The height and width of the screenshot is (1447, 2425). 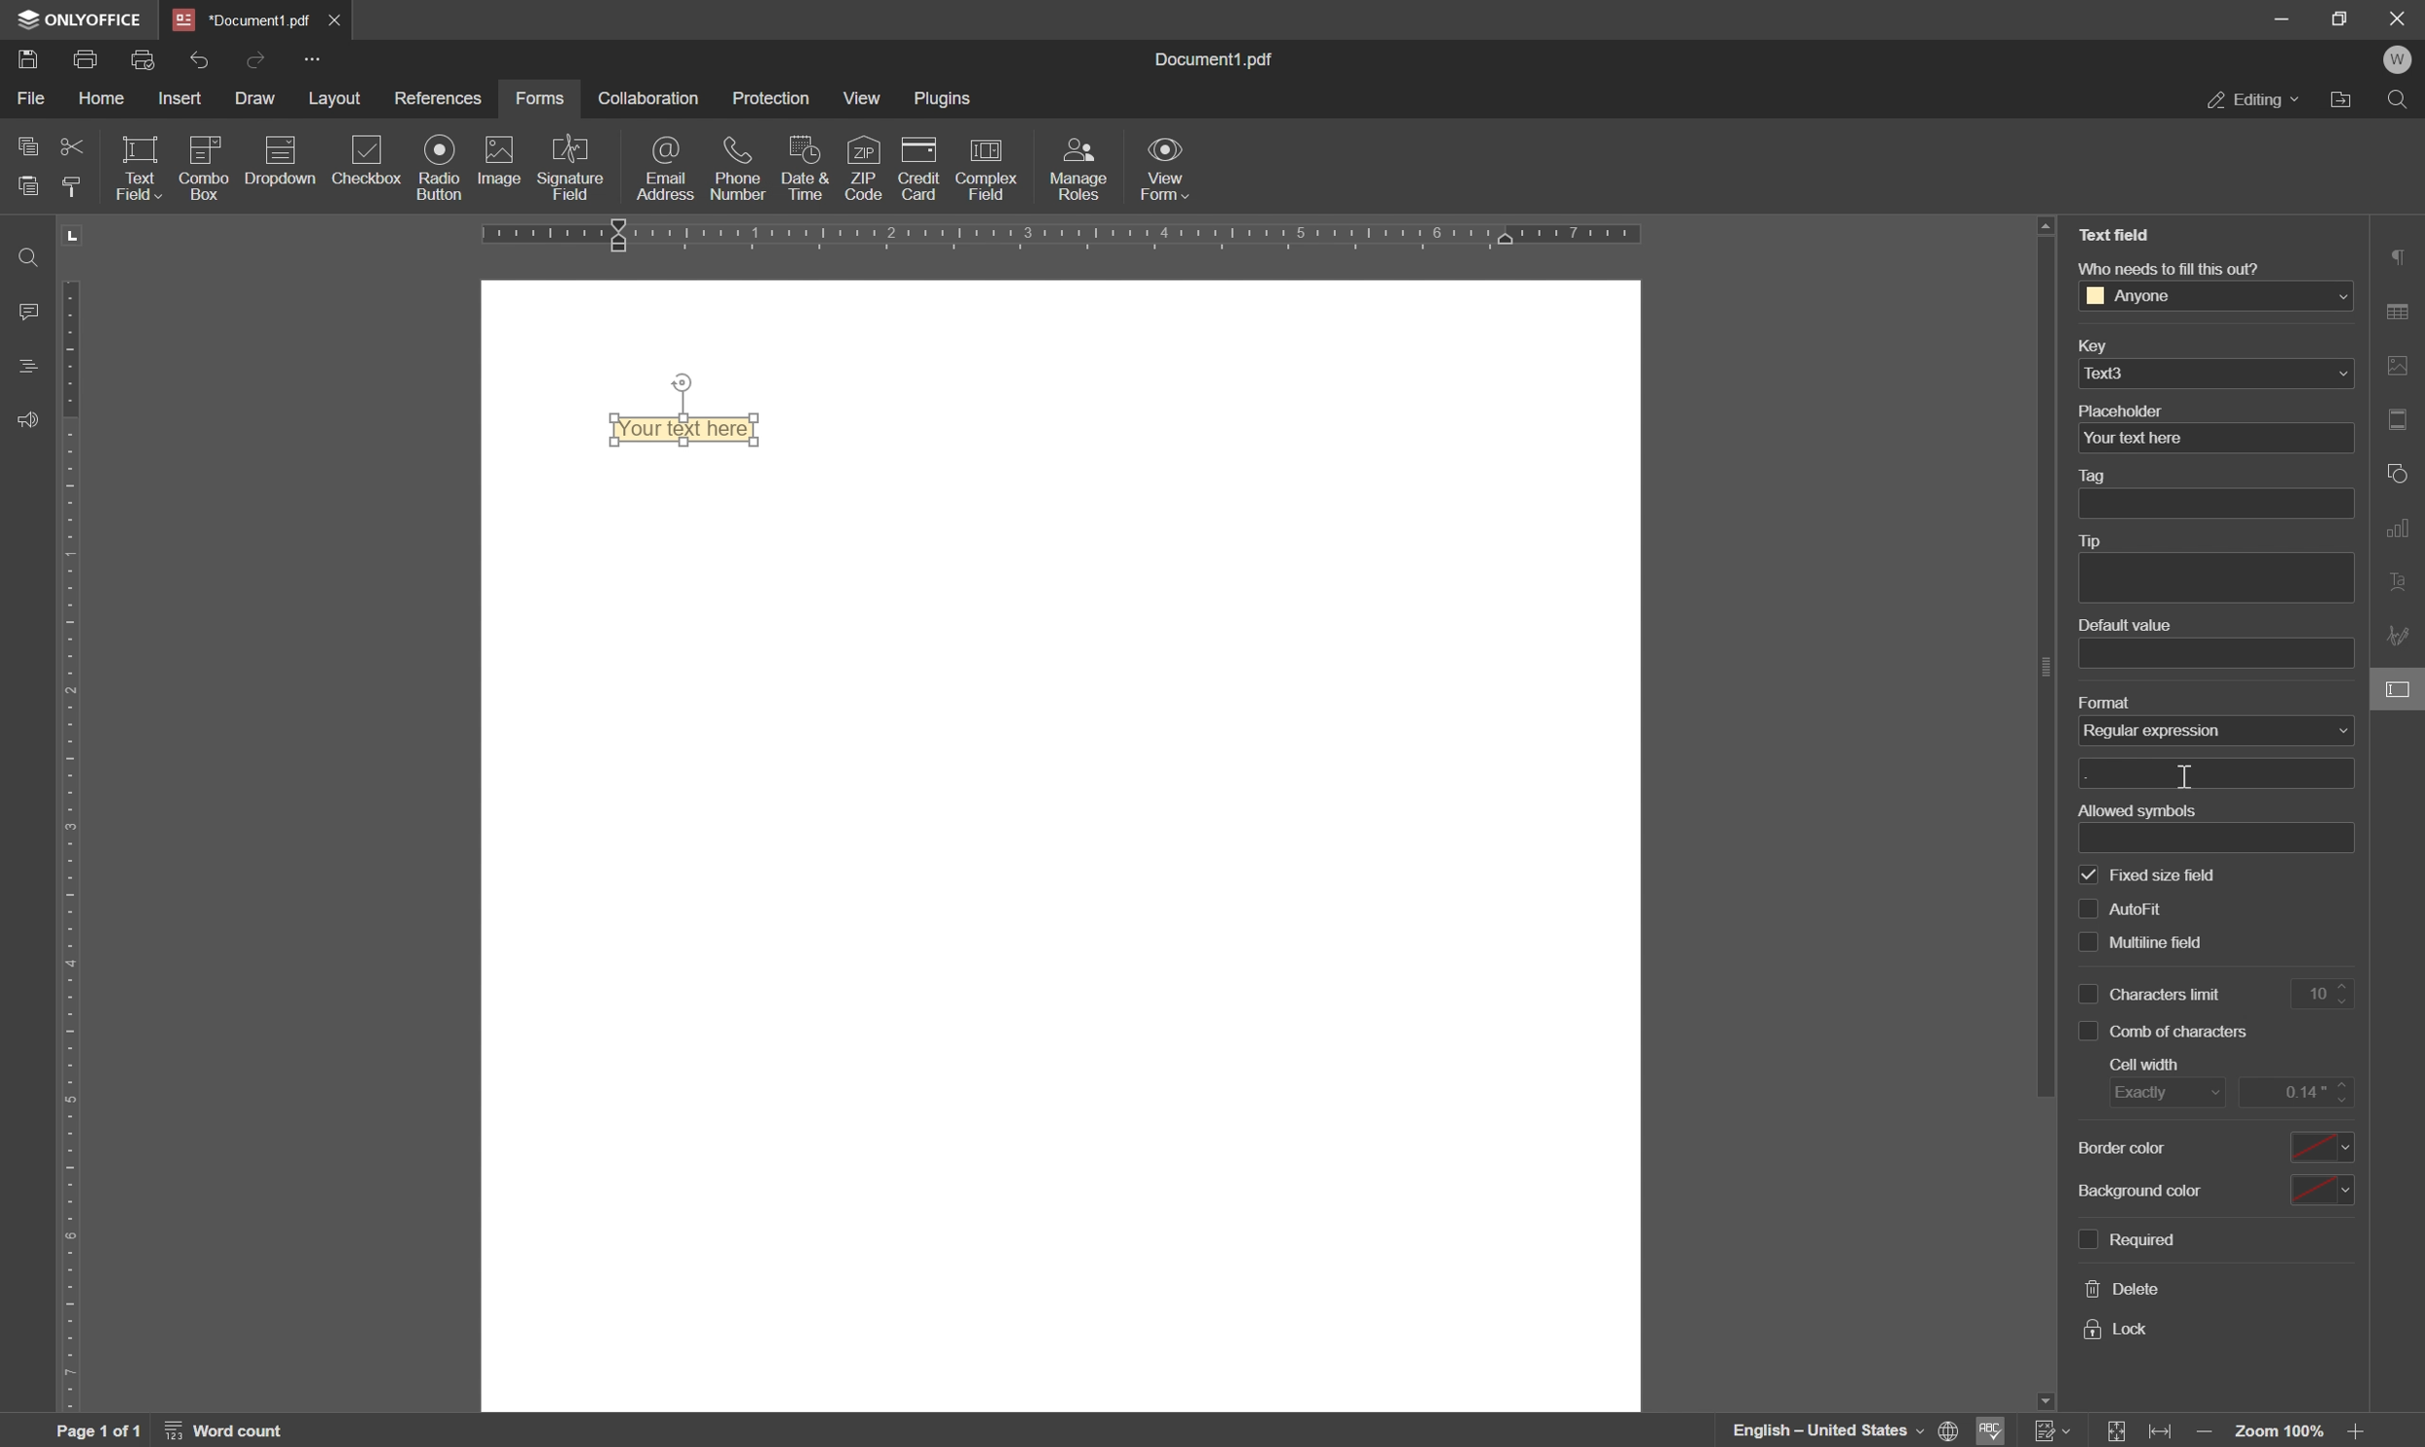 I want to click on format, so click(x=2102, y=700).